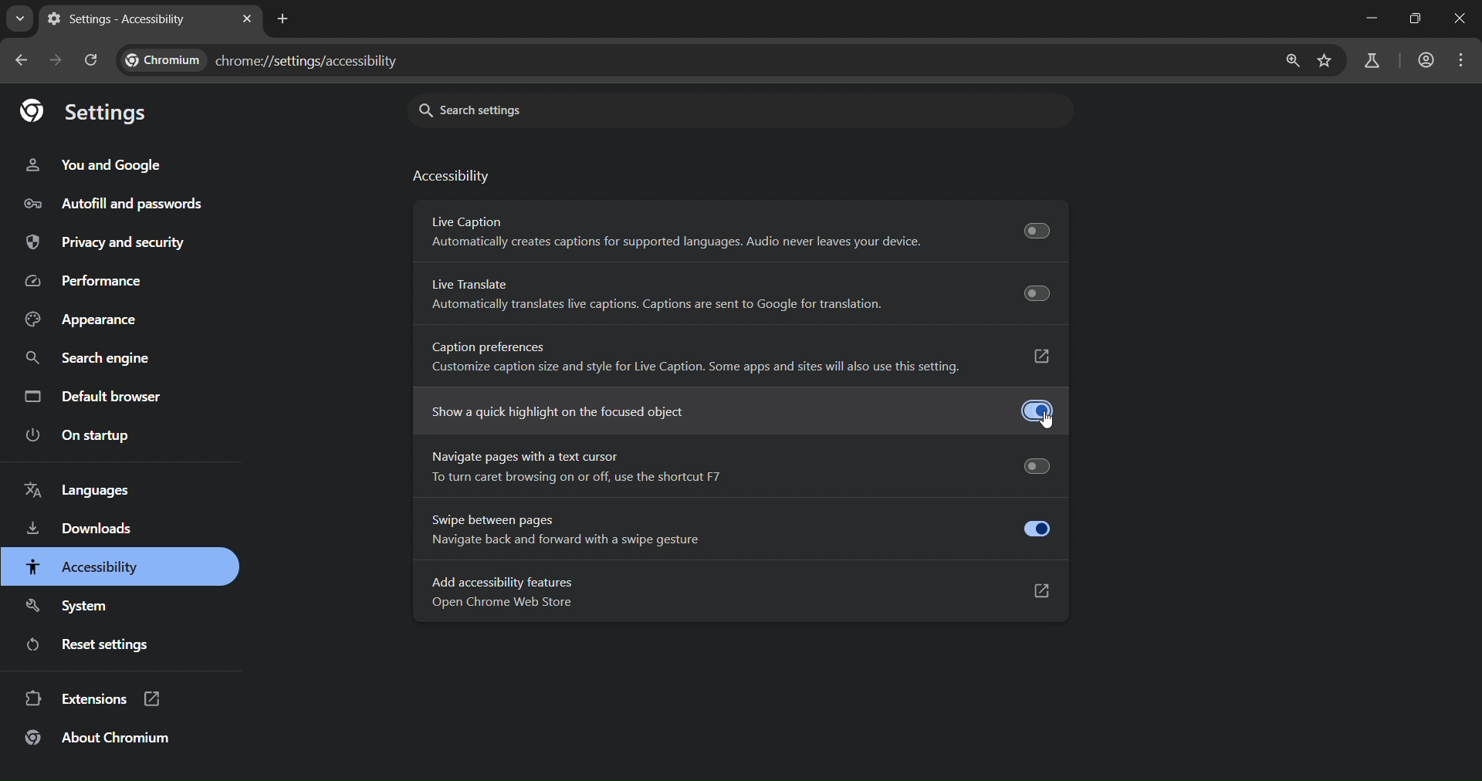  What do you see at coordinates (681, 232) in the screenshot?
I see `live caption` at bounding box center [681, 232].